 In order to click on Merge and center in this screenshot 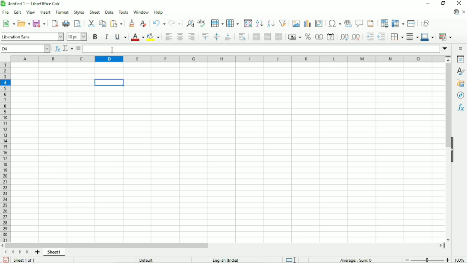, I will do `click(256, 36)`.